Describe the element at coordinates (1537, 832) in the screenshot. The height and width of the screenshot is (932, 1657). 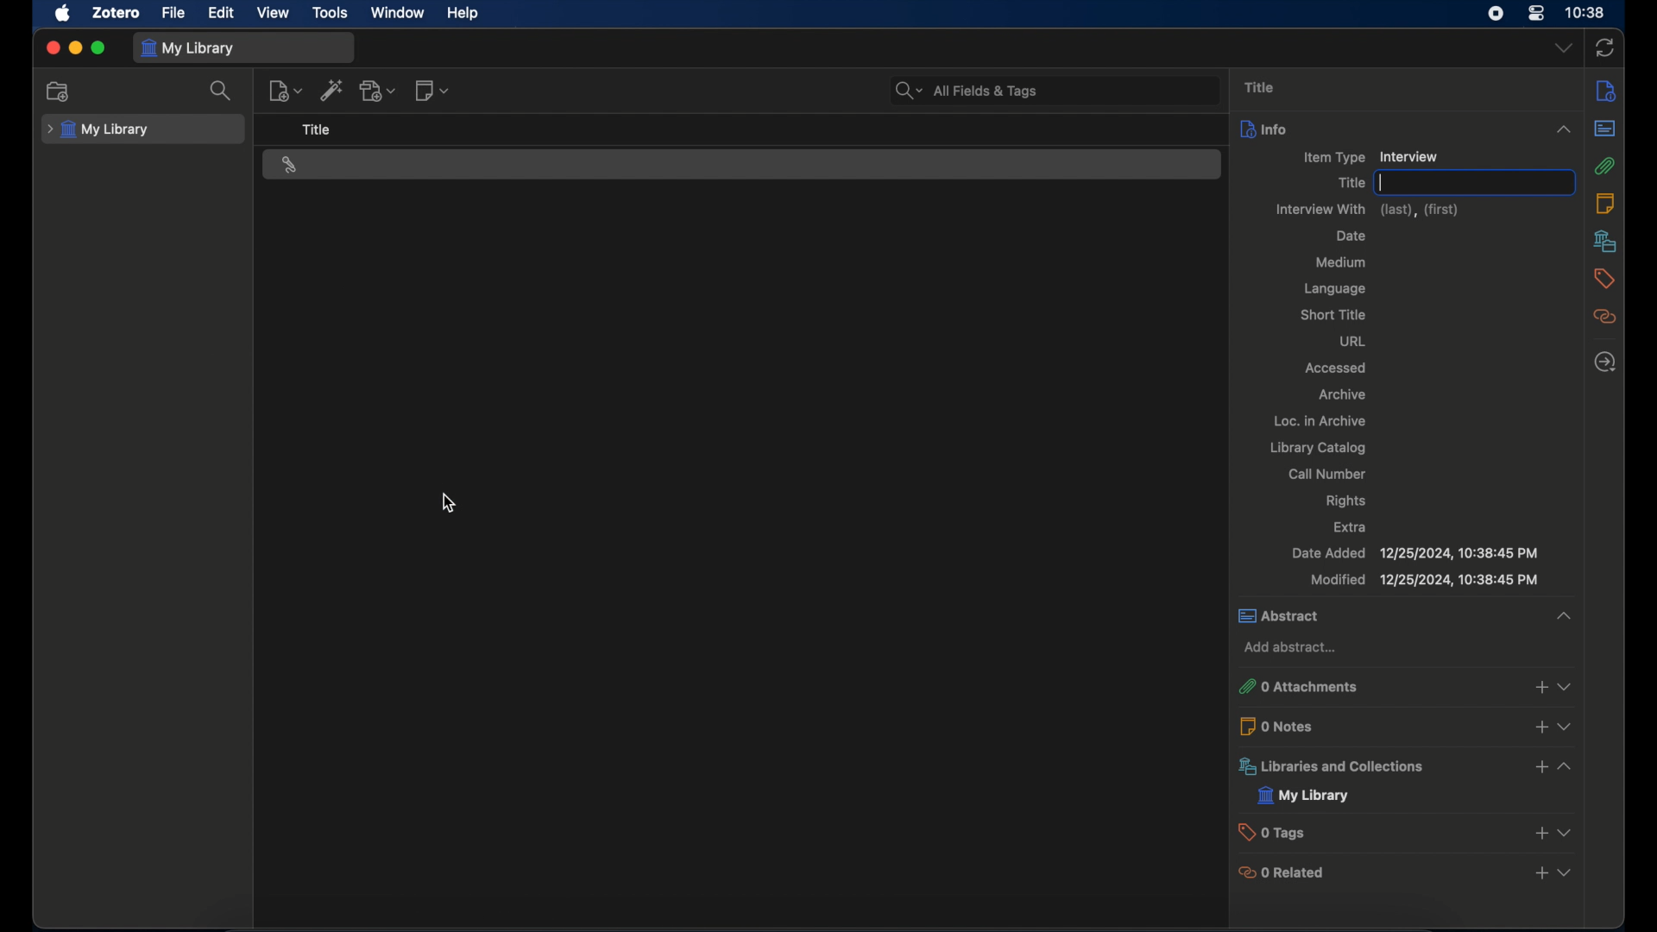
I see `add` at that location.